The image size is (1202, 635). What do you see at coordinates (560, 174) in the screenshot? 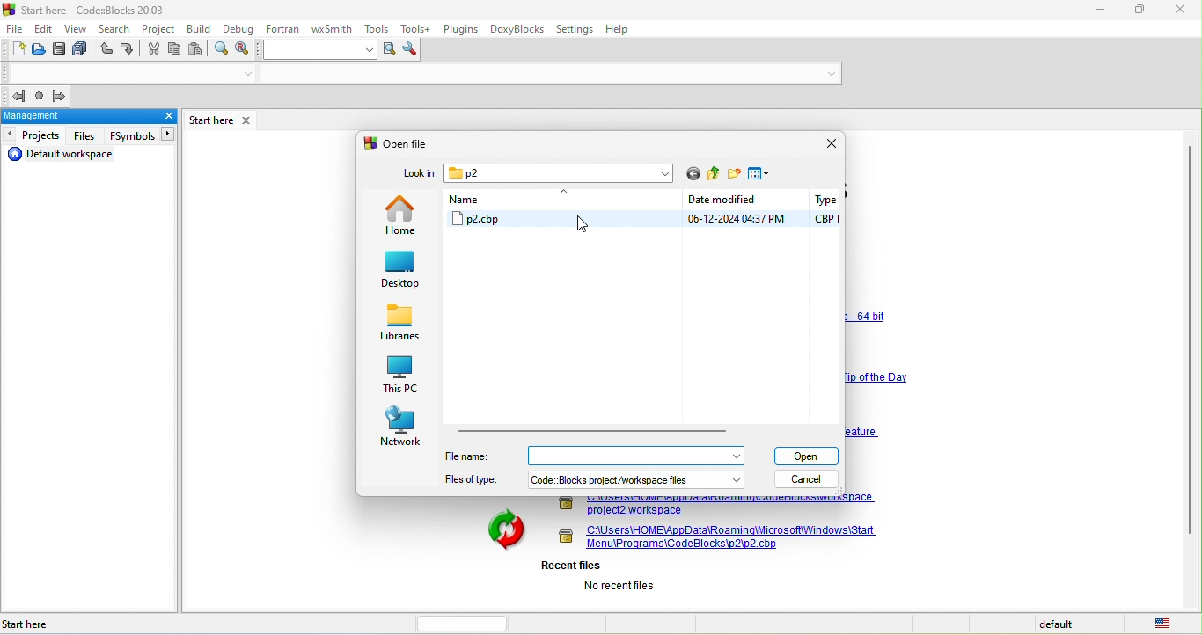
I see `p2` at bounding box center [560, 174].